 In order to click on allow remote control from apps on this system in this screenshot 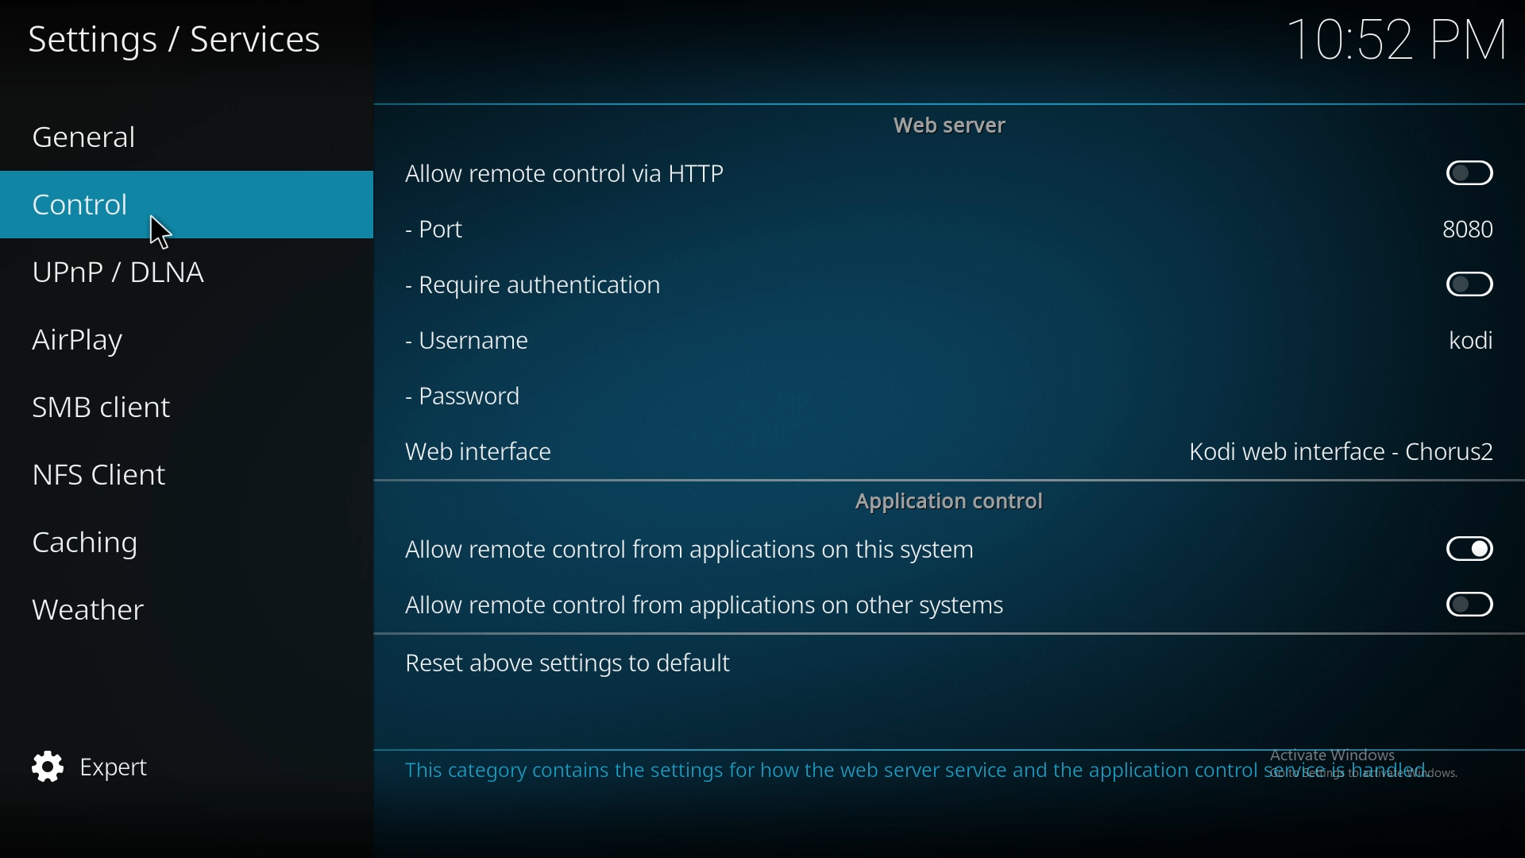, I will do `click(693, 553)`.